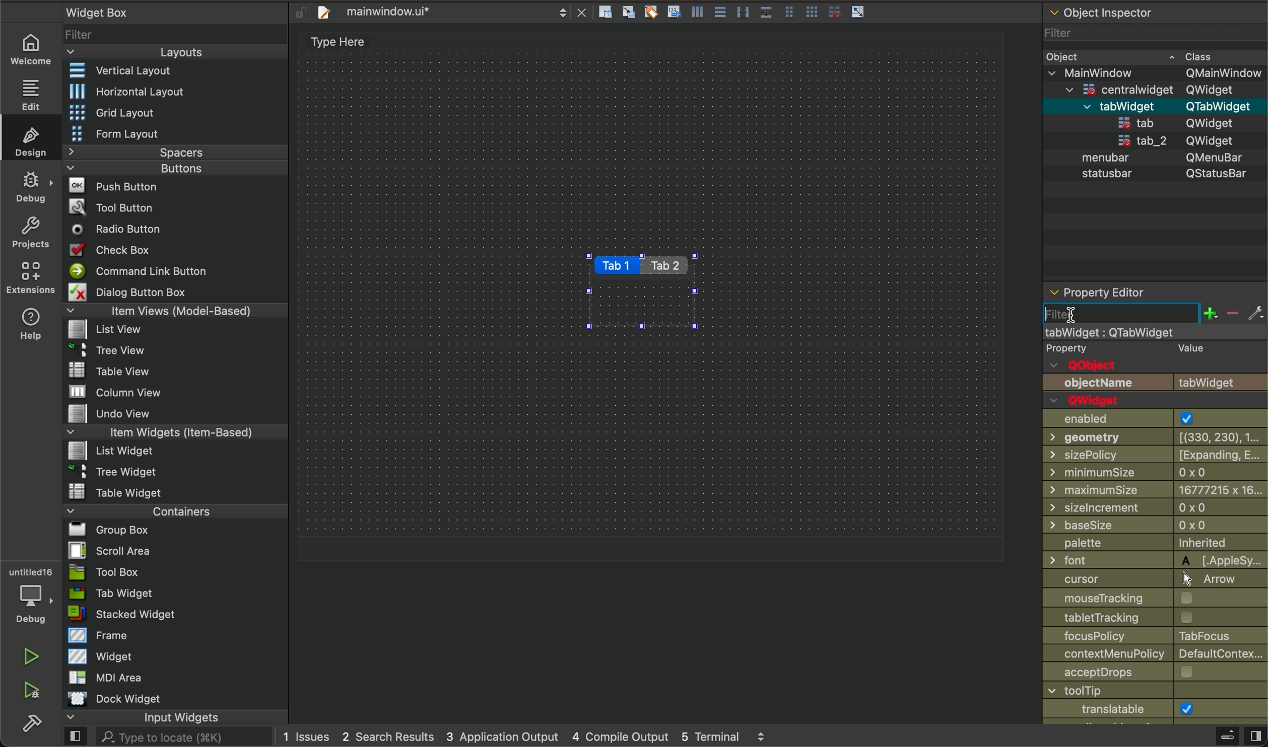  What do you see at coordinates (119, 92) in the screenshot?
I see `Horizontal Layout` at bounding box center [119, 92].